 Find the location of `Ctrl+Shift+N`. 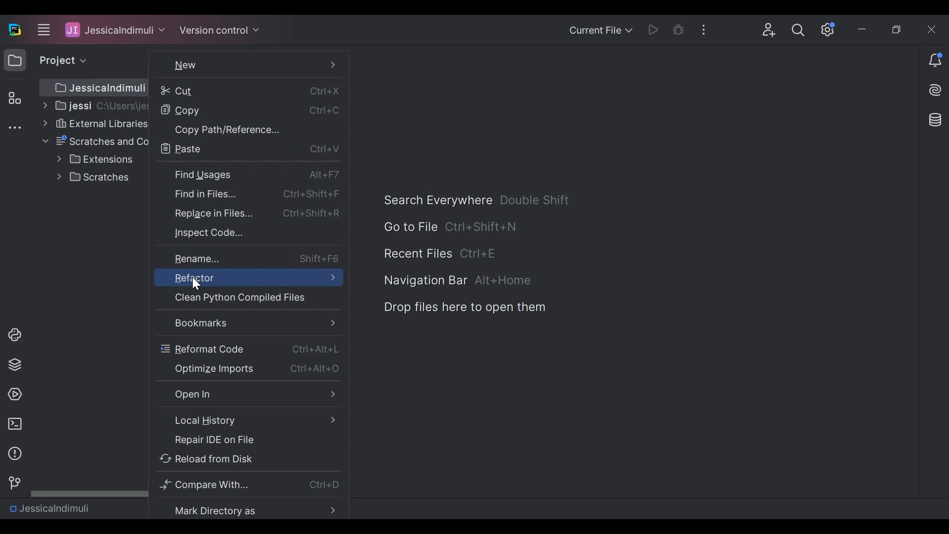

Ctrl+Shift+N is located at coordinates (482, 226).